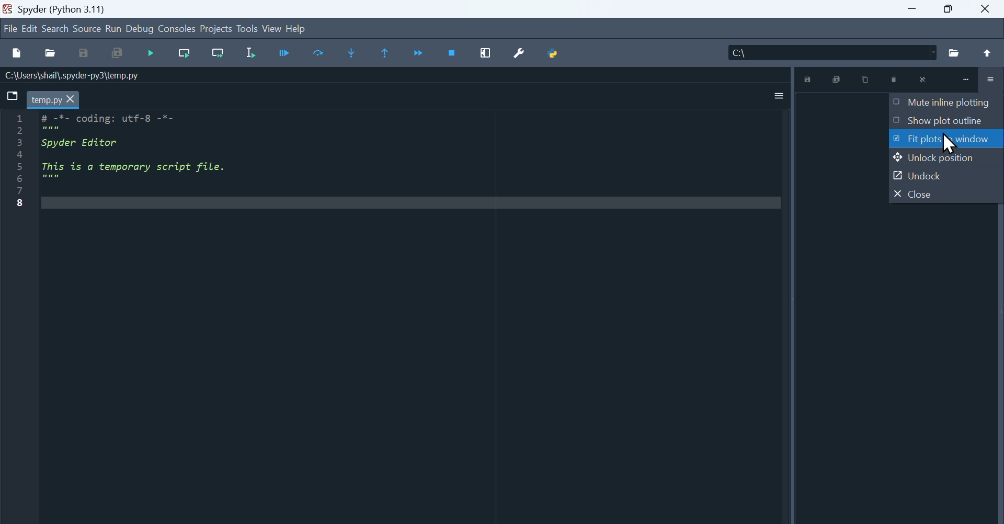 The height and width of the screenshot is (524, 1004). I want to click on File Path, so click(77, 76).